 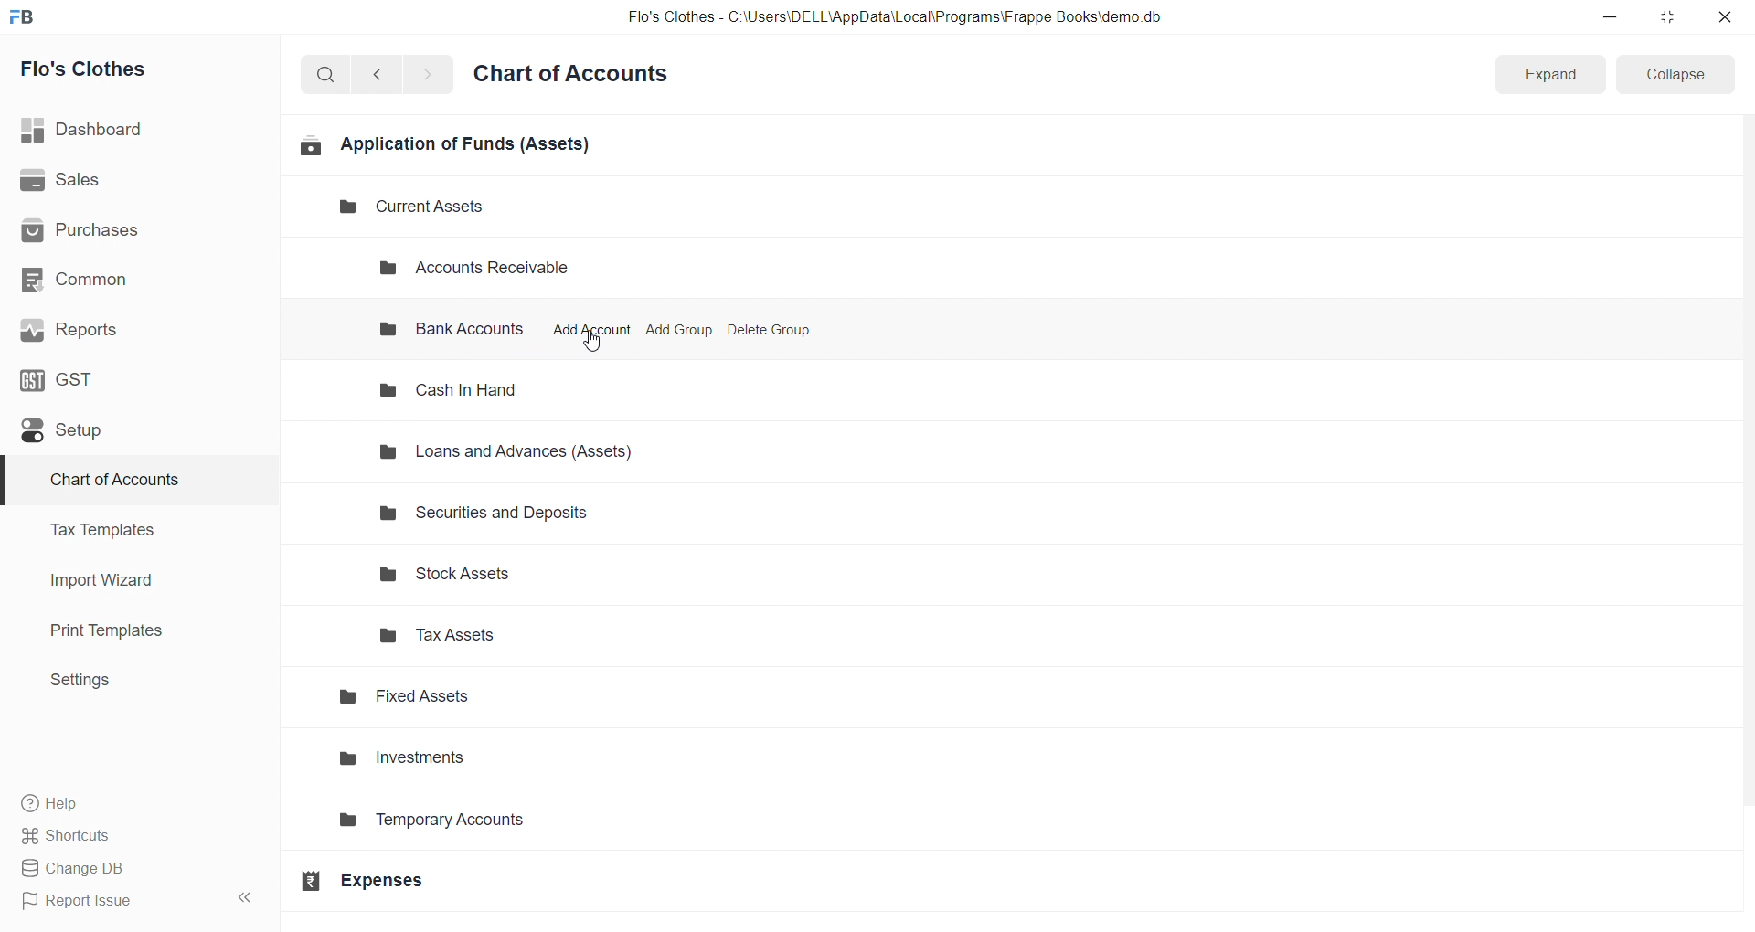 What do you see at coordinates (1724, 16) in the screenshot?
I see `close` at bounding box center [1724, 16].